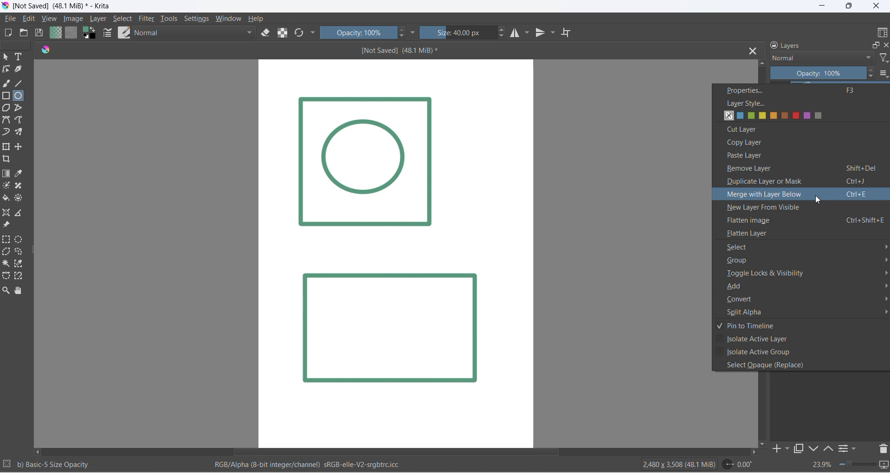  I want to click on 0.00, so click(737, 465).